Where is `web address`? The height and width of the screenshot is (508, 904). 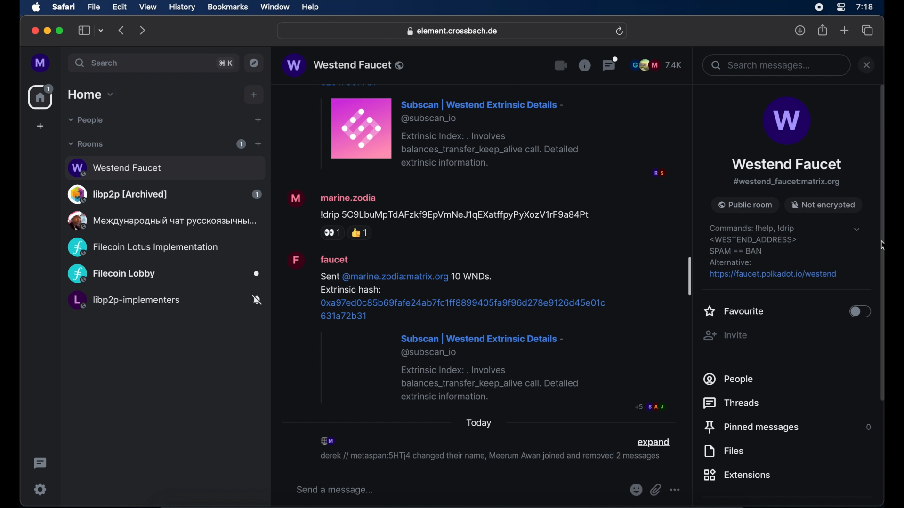 web address is located at coordinates (453, 32).